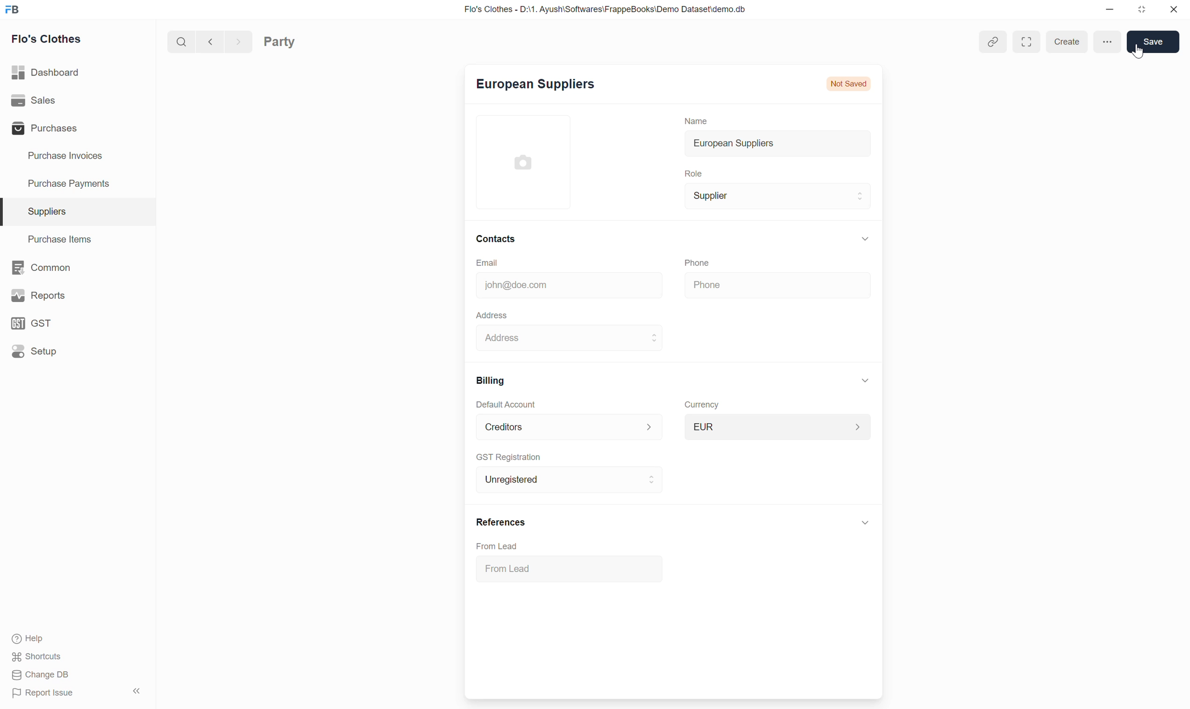  Describe the element at coordinates (1151, 41) in the screenshot. I see `save` at that location.